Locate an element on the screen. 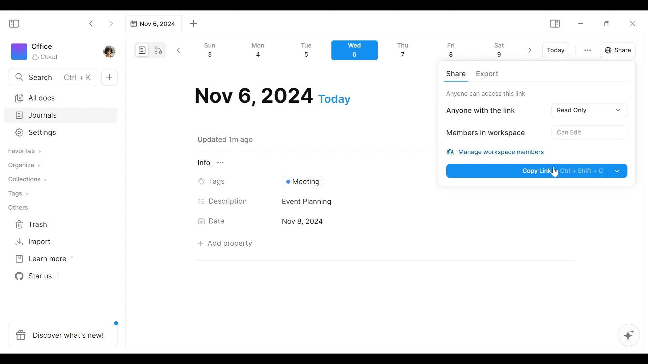 The width and height of the screenshot is (648, 364). Cursor is located at coordinates (558, 172).